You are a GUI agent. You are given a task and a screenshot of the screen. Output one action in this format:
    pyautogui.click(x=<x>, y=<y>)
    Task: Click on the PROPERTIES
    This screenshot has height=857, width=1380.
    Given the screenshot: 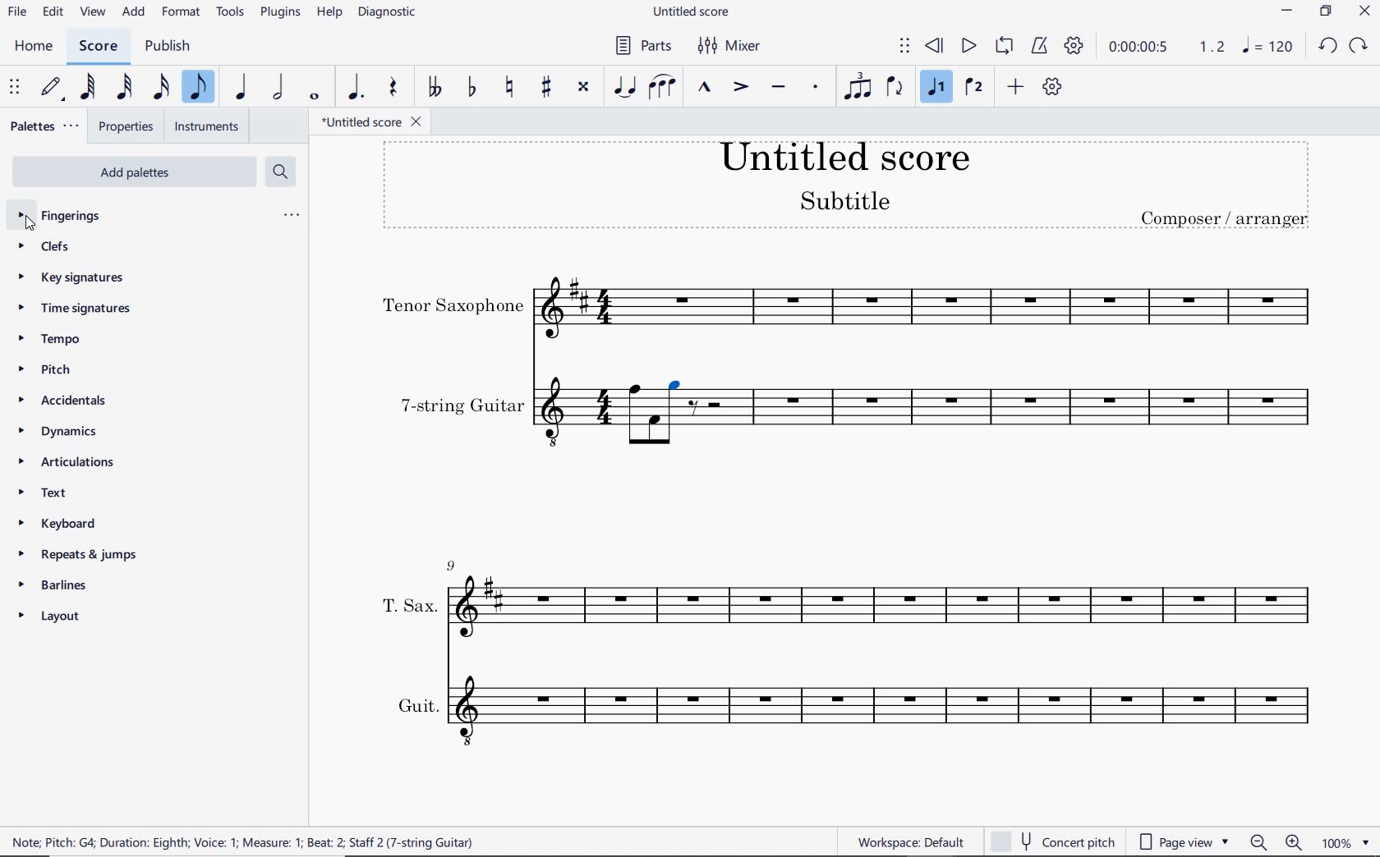 What is the action you would take?
    pyautogui.click(x=130, y=126)
    